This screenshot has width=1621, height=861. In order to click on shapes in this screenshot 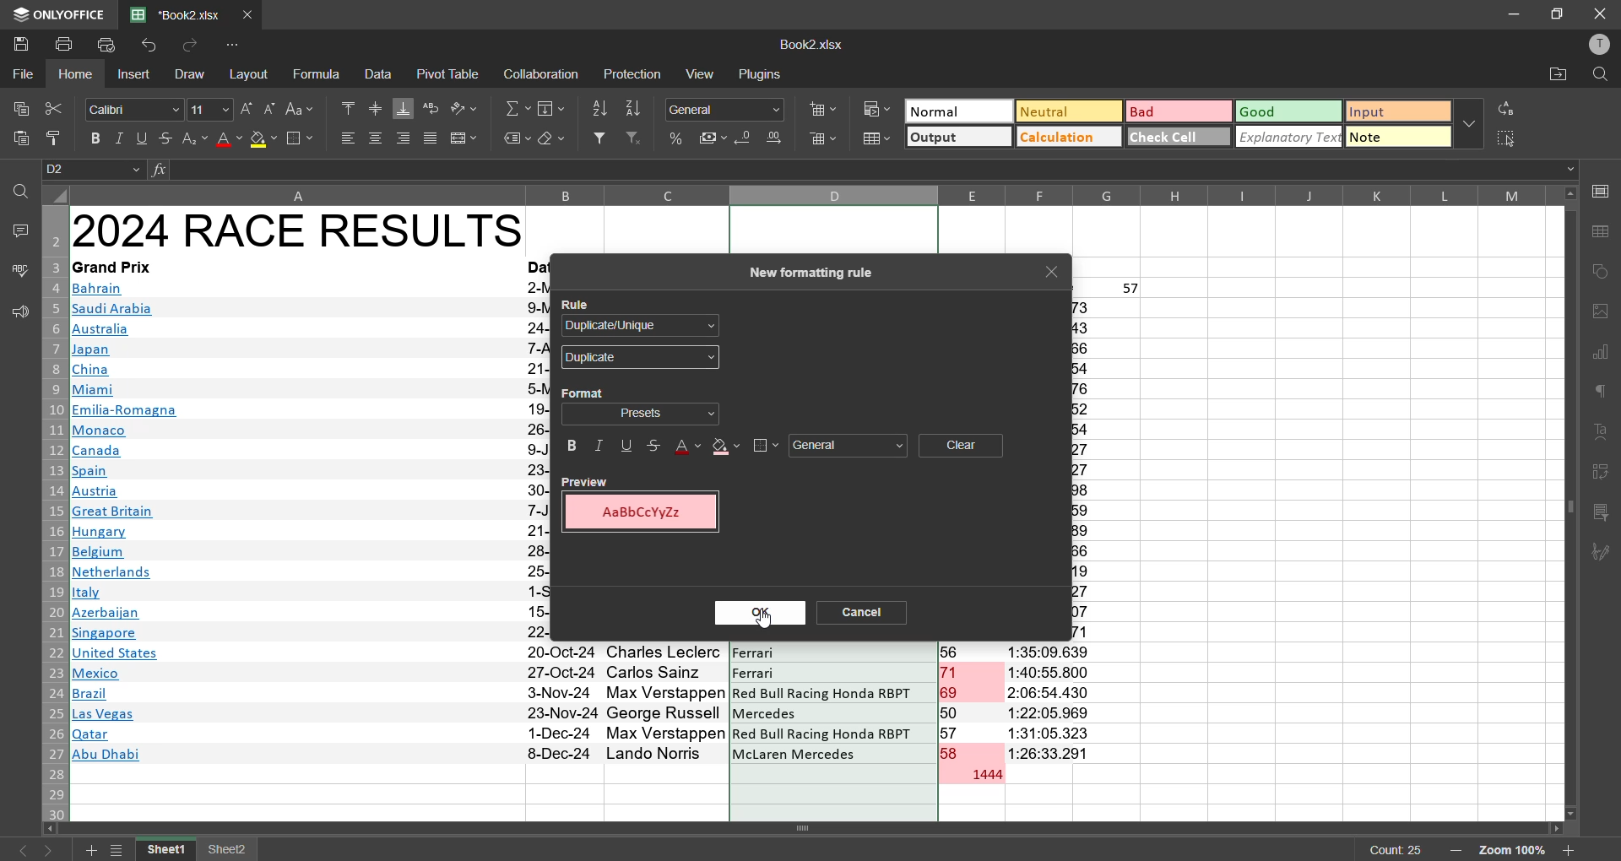, I will do `click(1602, 271)`.